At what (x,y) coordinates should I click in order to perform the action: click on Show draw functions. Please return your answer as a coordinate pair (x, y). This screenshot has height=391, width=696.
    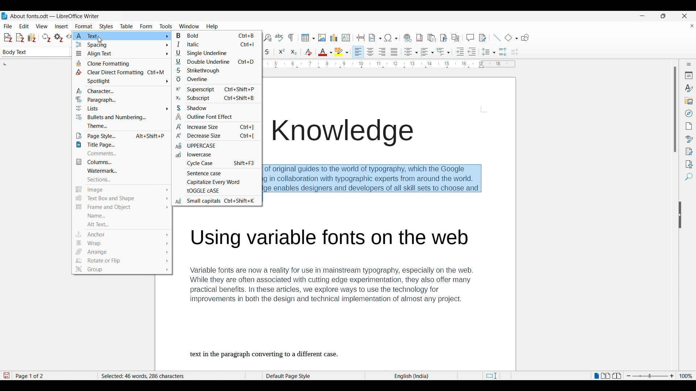
    Looking at the image, I should click on (525, 38).